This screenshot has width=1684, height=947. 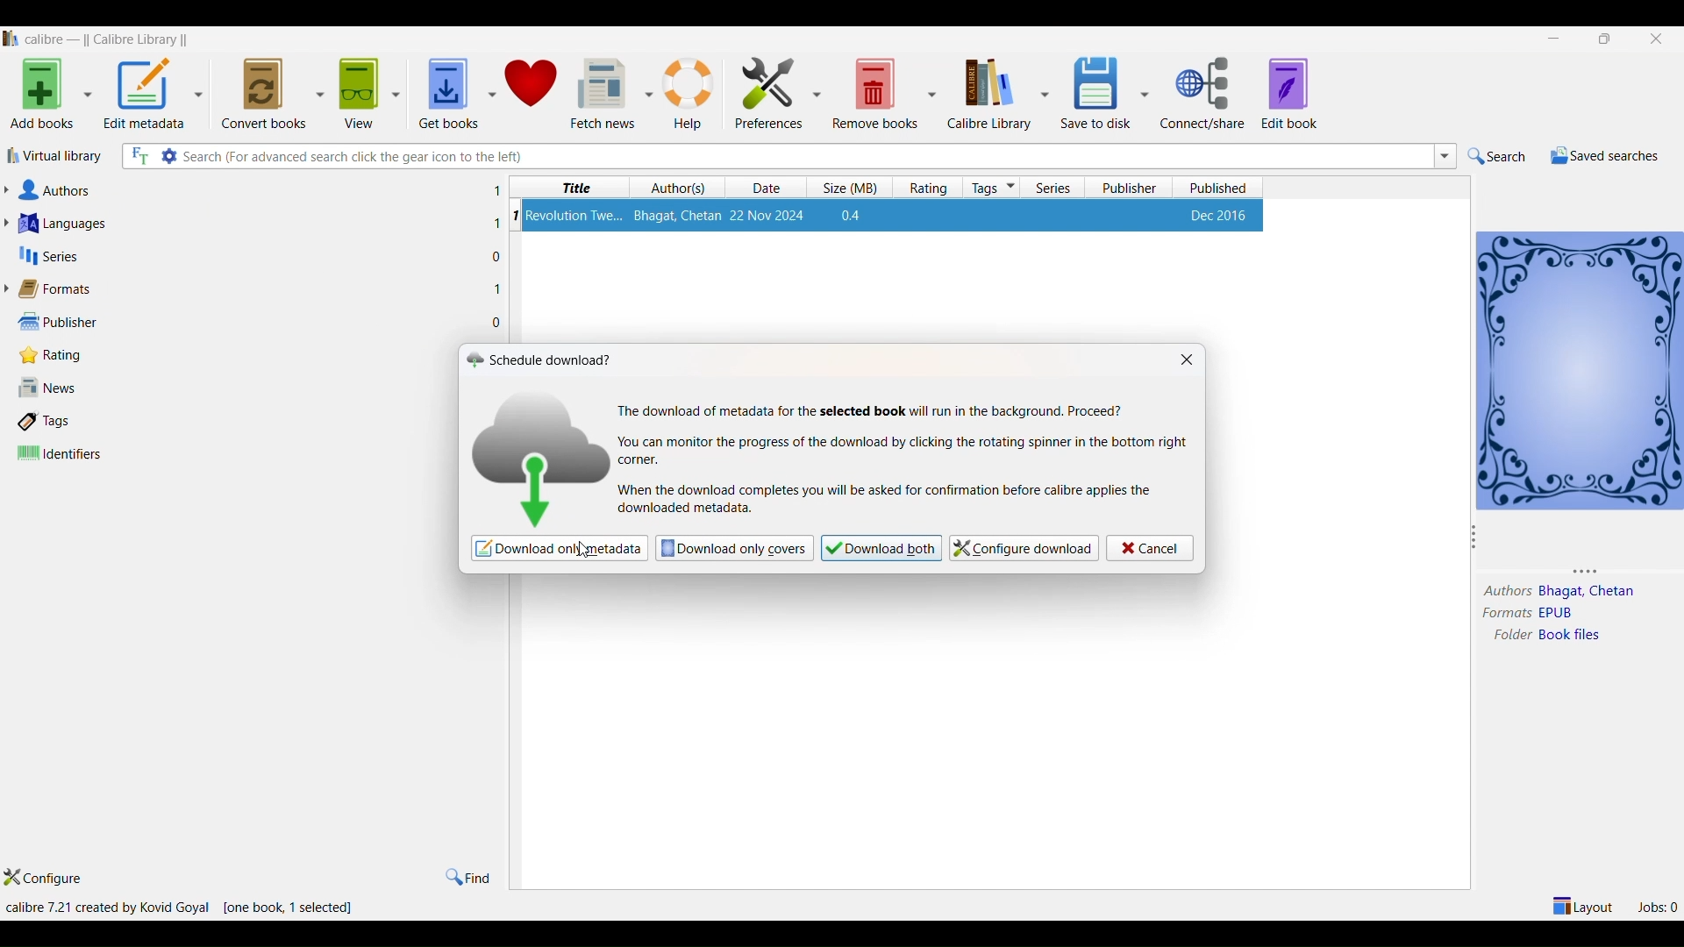 I want to click on search settings , so click(x=169, y=156).